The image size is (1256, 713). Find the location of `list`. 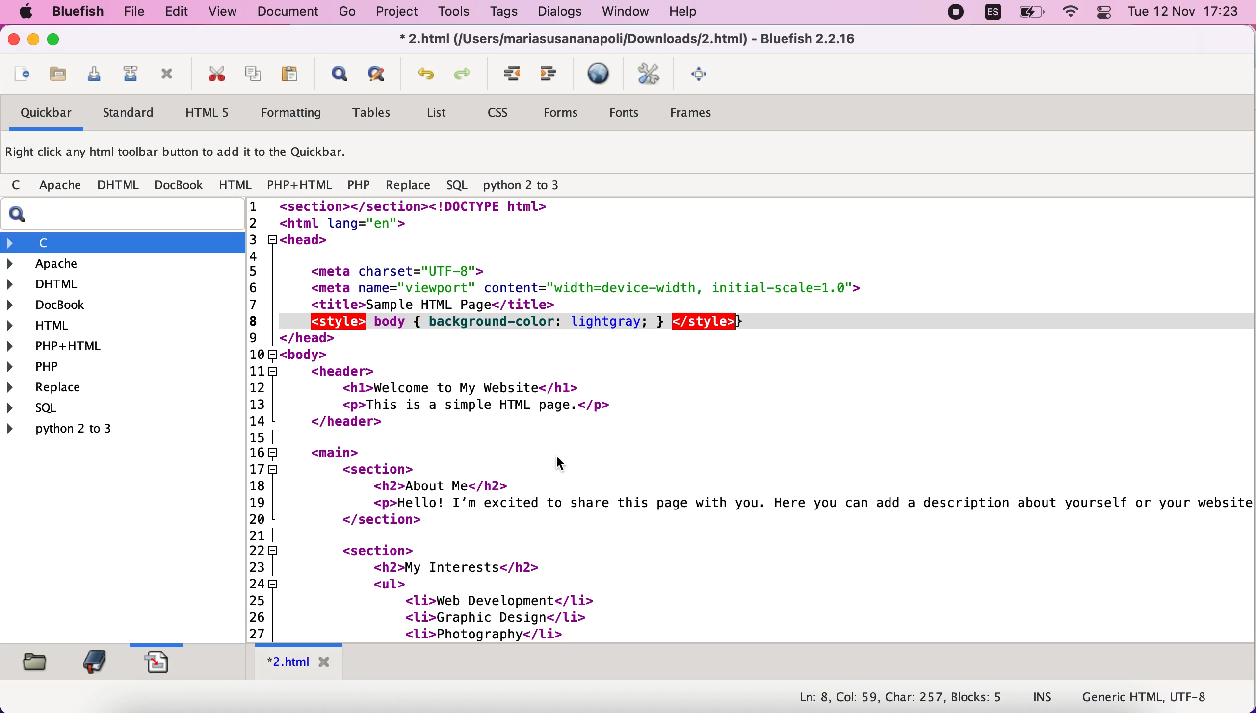

list is located at coordinates (439, 114).